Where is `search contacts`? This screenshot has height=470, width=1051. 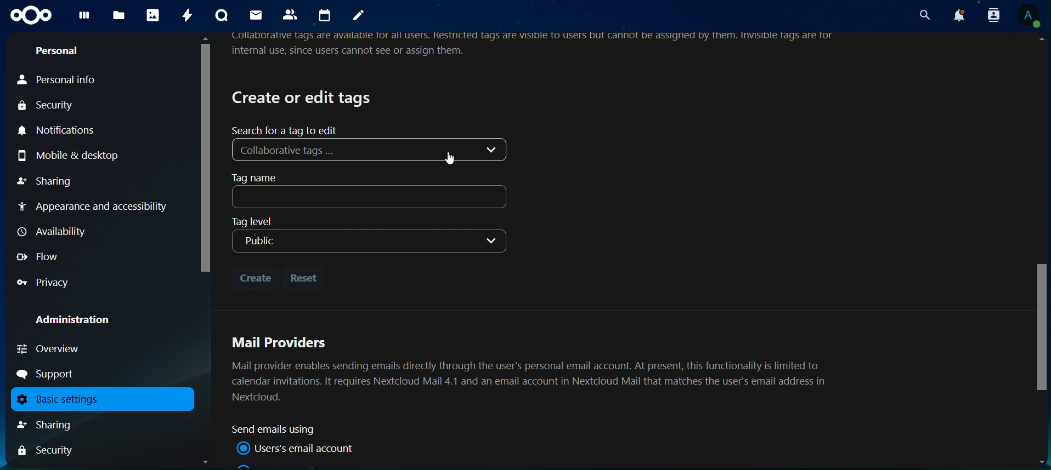
search contacts is located at coordinates (989, 15).